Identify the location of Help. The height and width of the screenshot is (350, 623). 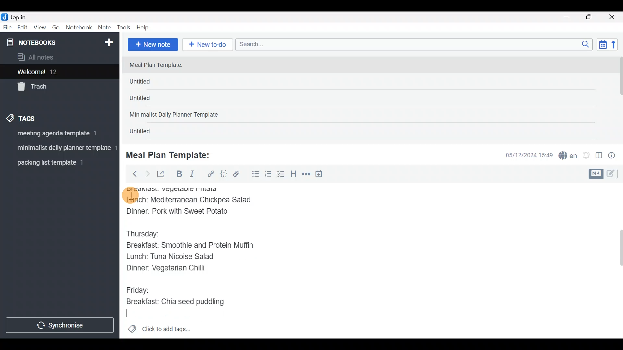
(145, 26).